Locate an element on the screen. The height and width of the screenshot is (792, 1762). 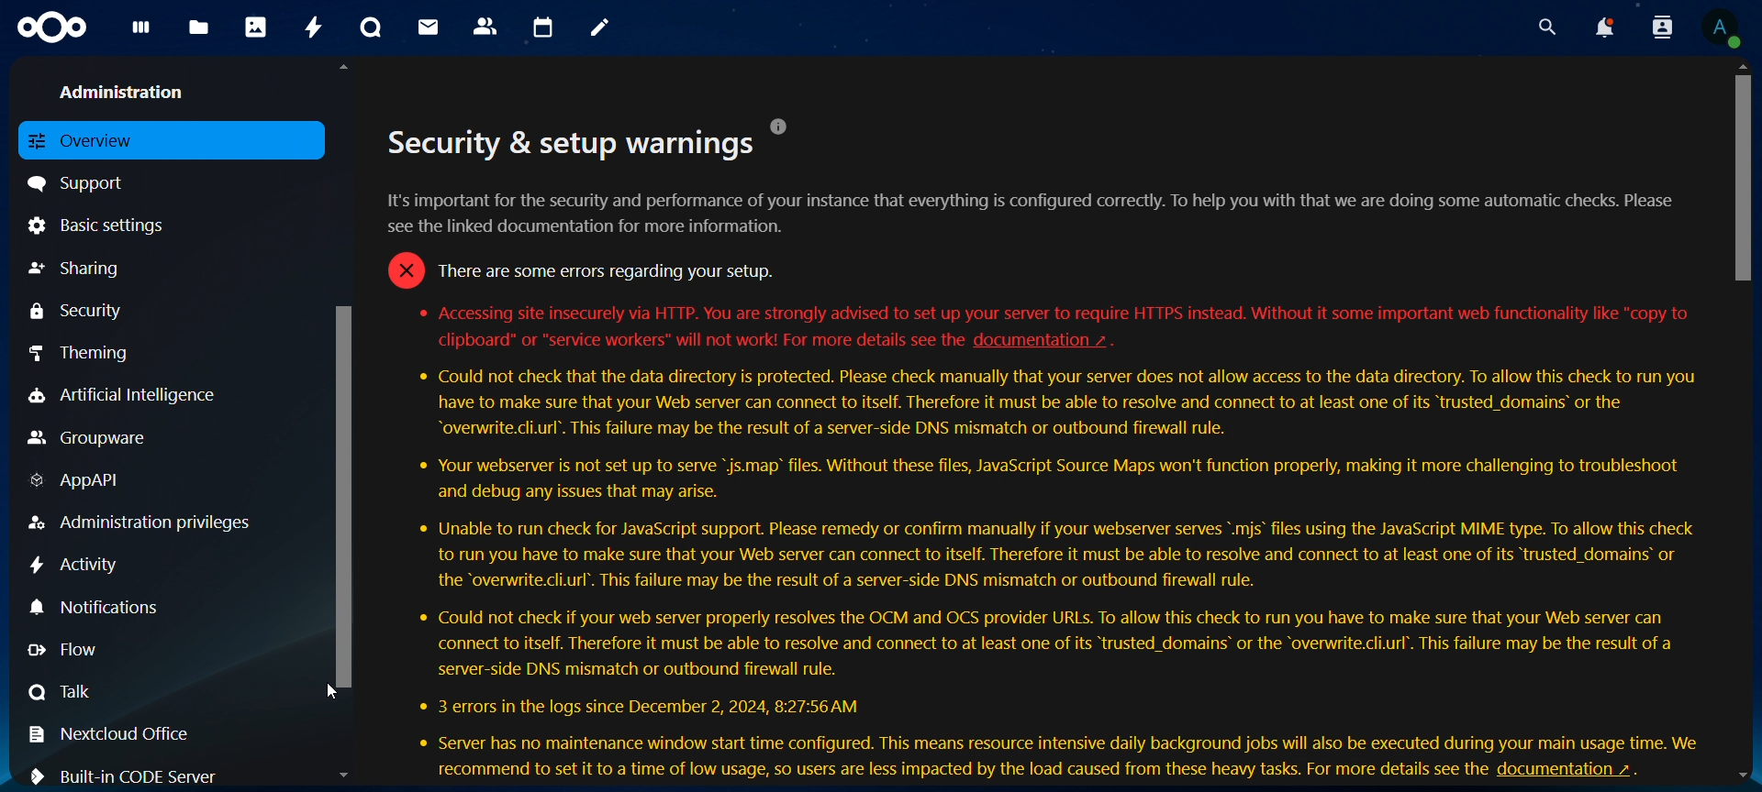
notes is located at coordinates (603, 28).